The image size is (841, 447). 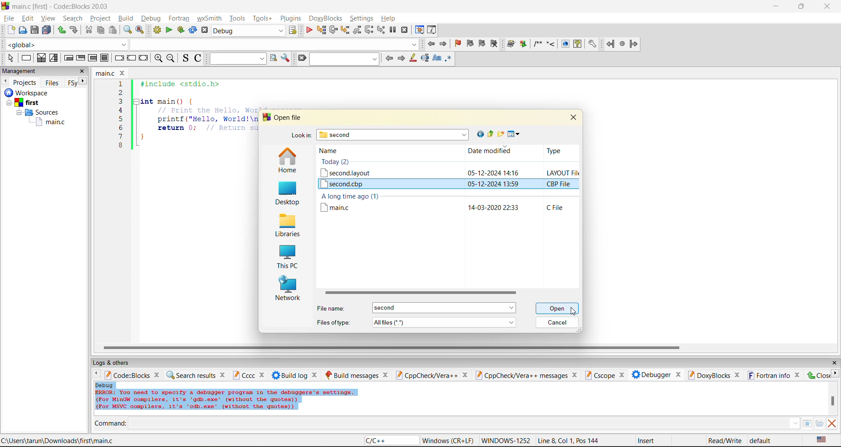 I want to click on #include <stdio.h>, so click(x=186, y=84).